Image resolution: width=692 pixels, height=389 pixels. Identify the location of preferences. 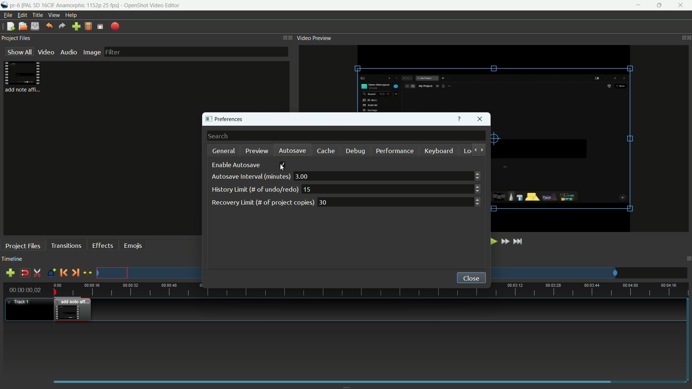
(224, 119).